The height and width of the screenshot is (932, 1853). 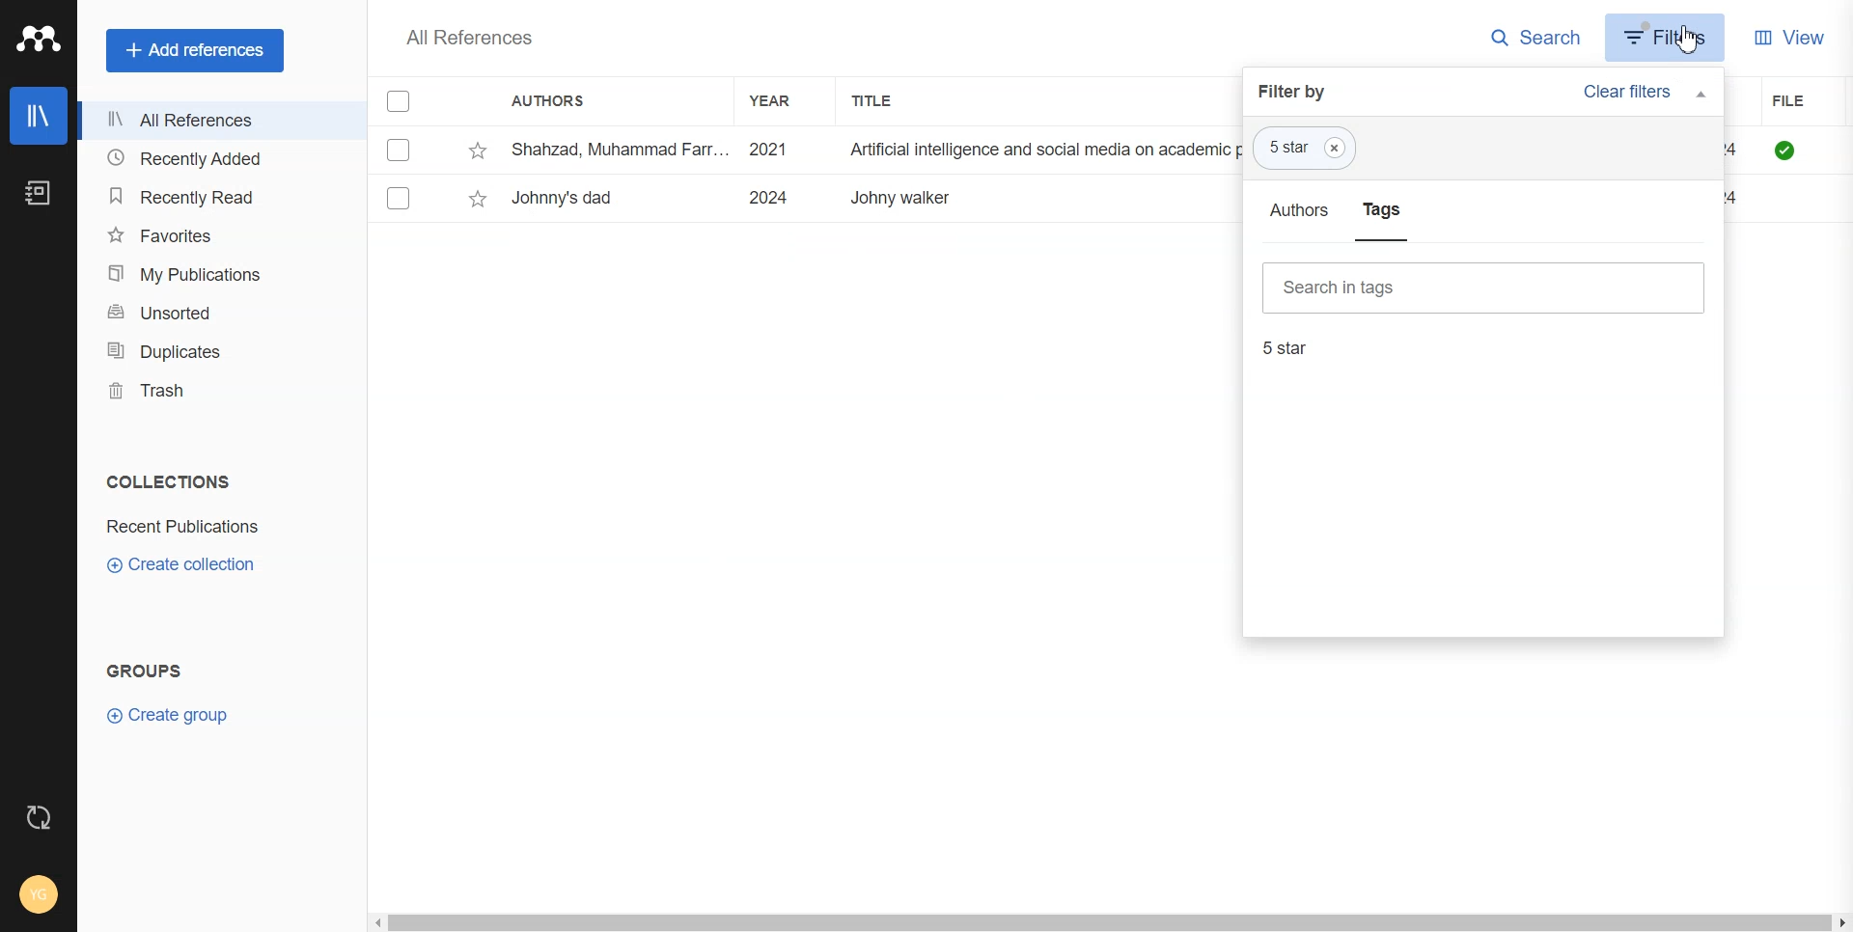 What do you see at coordinates (468, 37) in the screenshot?
I see `Text` at bounding box center [468, 37].